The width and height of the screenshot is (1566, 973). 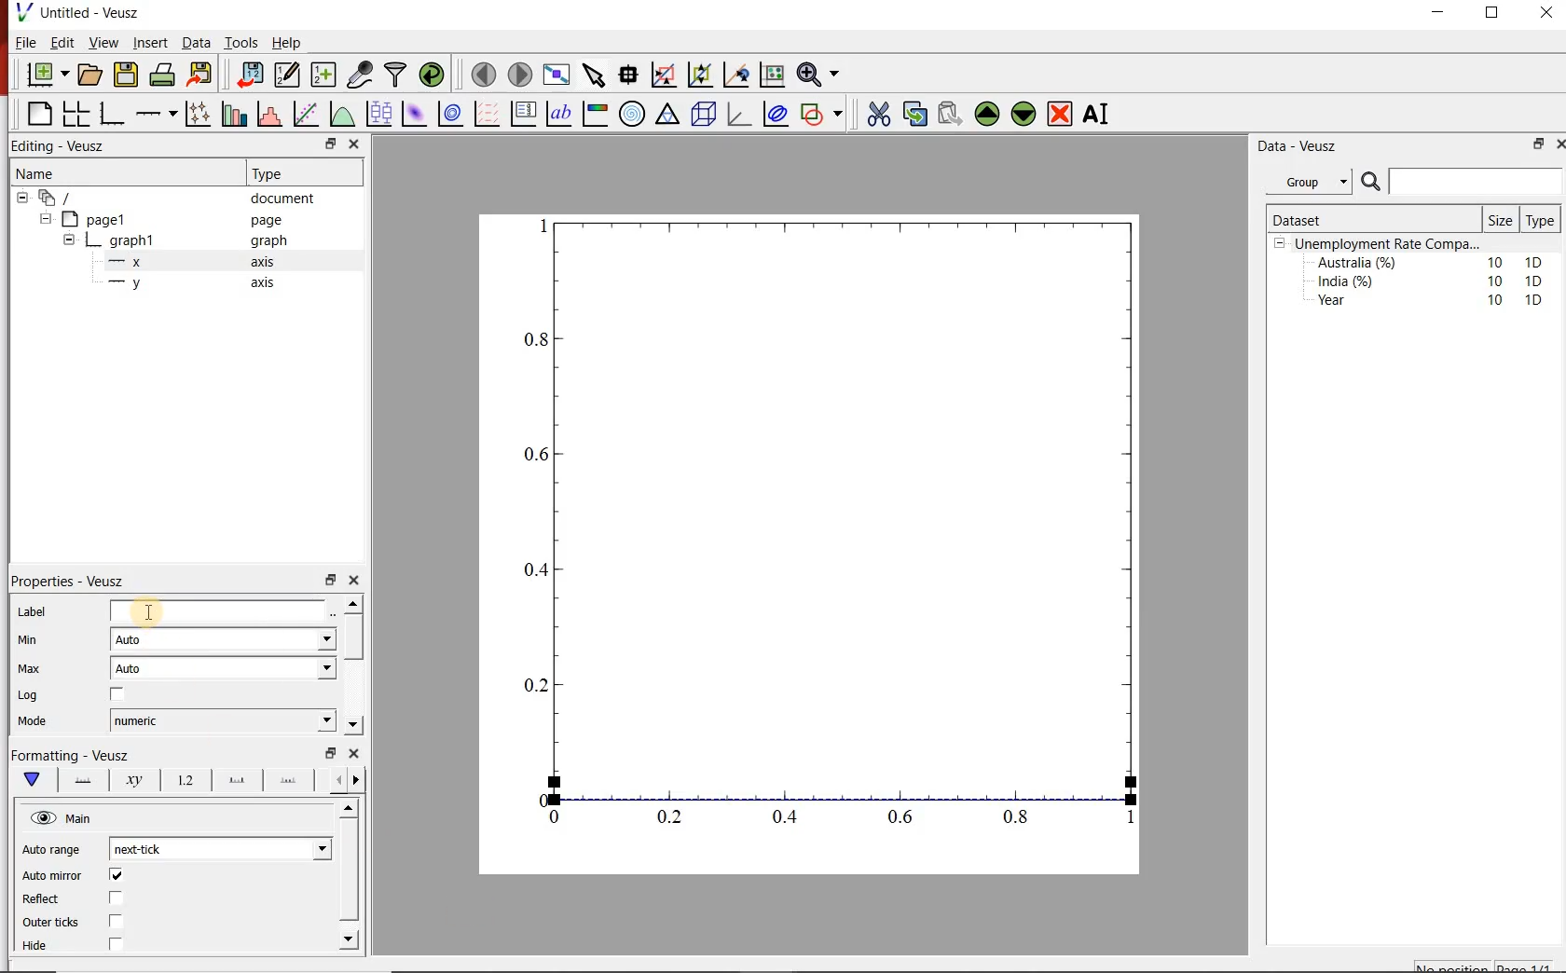 I want to click on close, so click(x=355, y=144).